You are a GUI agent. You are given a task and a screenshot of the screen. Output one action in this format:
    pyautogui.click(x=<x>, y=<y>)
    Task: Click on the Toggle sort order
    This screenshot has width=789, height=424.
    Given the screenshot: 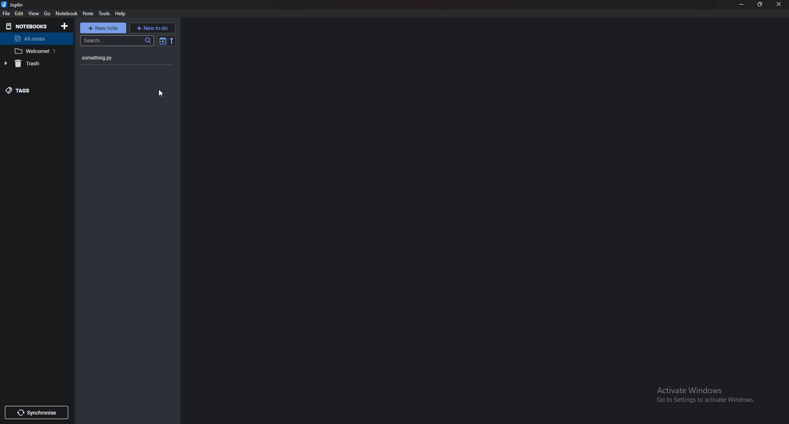 What is the action you would take?
    pyautogui.click(x=163, y=41)
    